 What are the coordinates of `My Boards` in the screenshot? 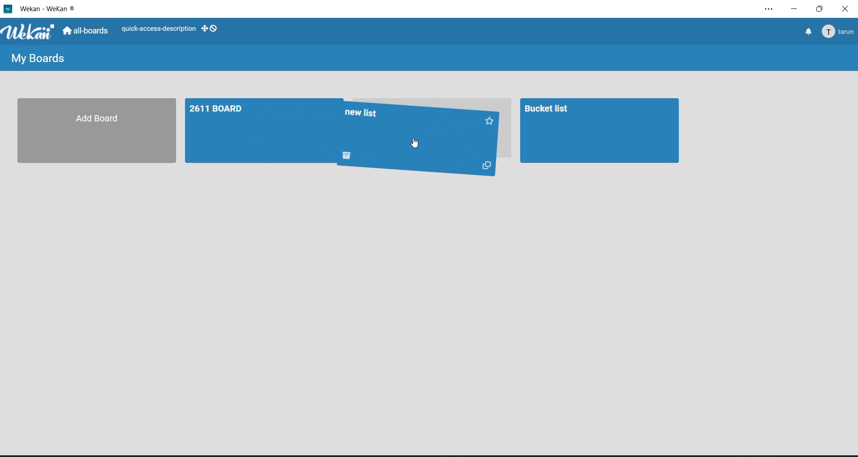 It's located at (37, 60).